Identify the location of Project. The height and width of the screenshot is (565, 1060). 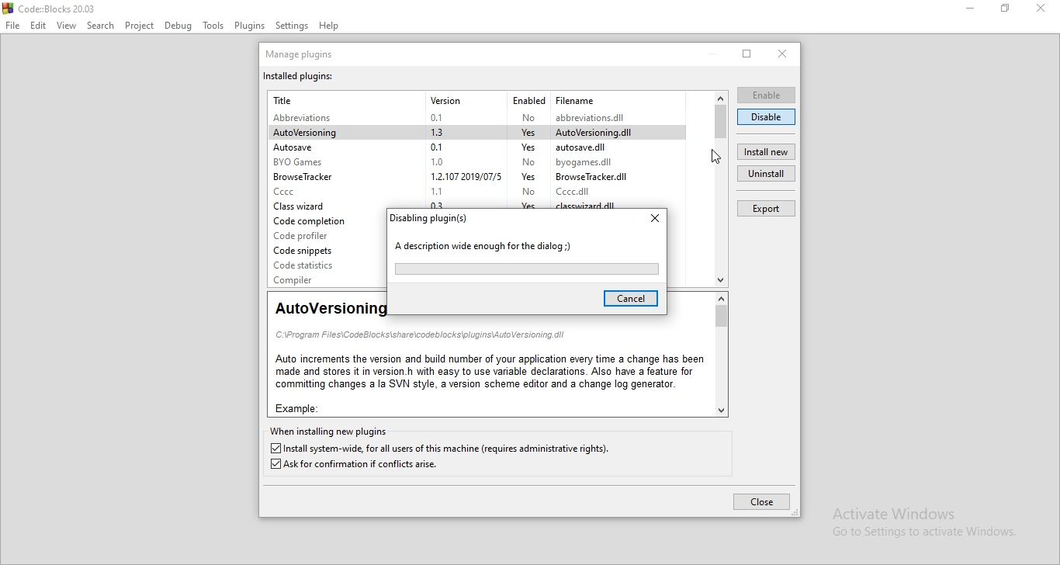
(139, 26).